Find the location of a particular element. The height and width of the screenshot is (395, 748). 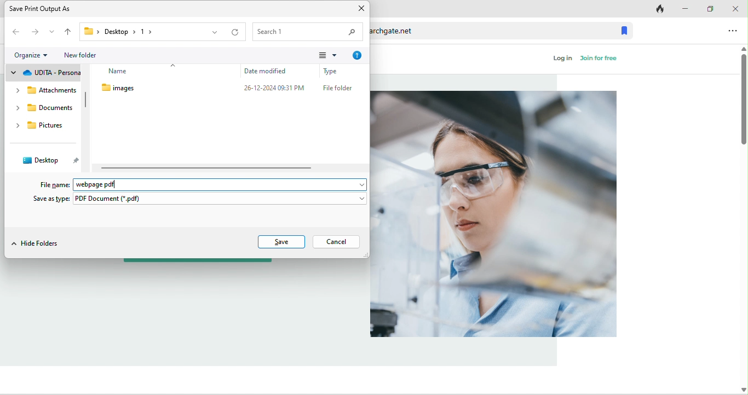

desktop is located at coordinates (49, 161).